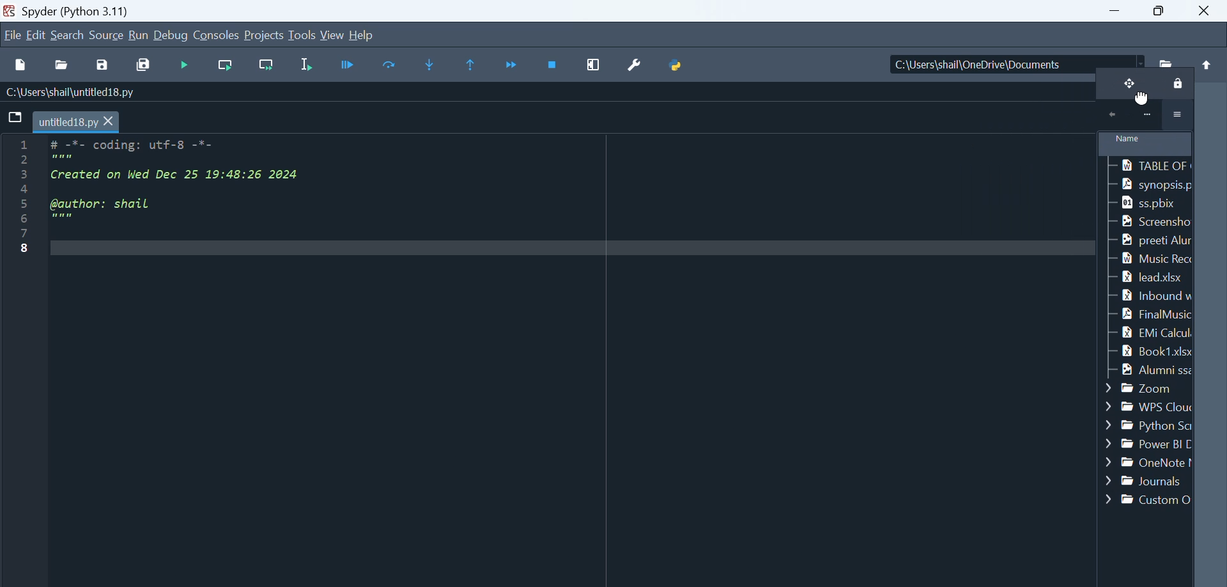 The width and height of the screenshot is (1227, 587). Describe the element at coordinates (1148, 331) in the screenshot. I see `EM: Calcul:..` at that location.